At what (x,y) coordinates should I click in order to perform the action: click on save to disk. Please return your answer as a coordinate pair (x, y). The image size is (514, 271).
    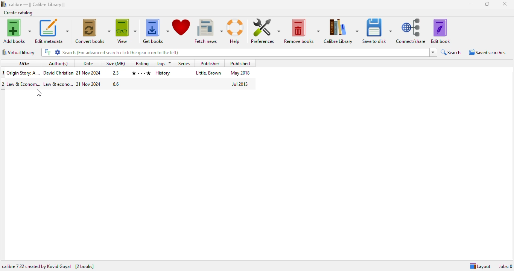
    Looking at the image, I should click on (377, 30).